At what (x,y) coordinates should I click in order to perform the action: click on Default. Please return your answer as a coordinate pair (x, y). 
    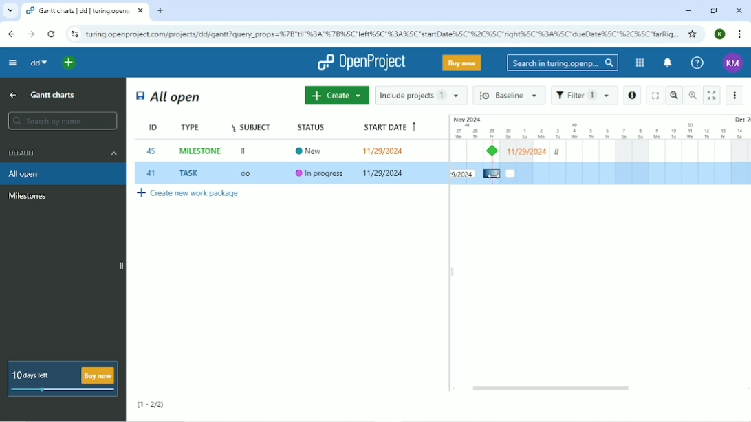
    Looking at the image, I should click on (61, 153).